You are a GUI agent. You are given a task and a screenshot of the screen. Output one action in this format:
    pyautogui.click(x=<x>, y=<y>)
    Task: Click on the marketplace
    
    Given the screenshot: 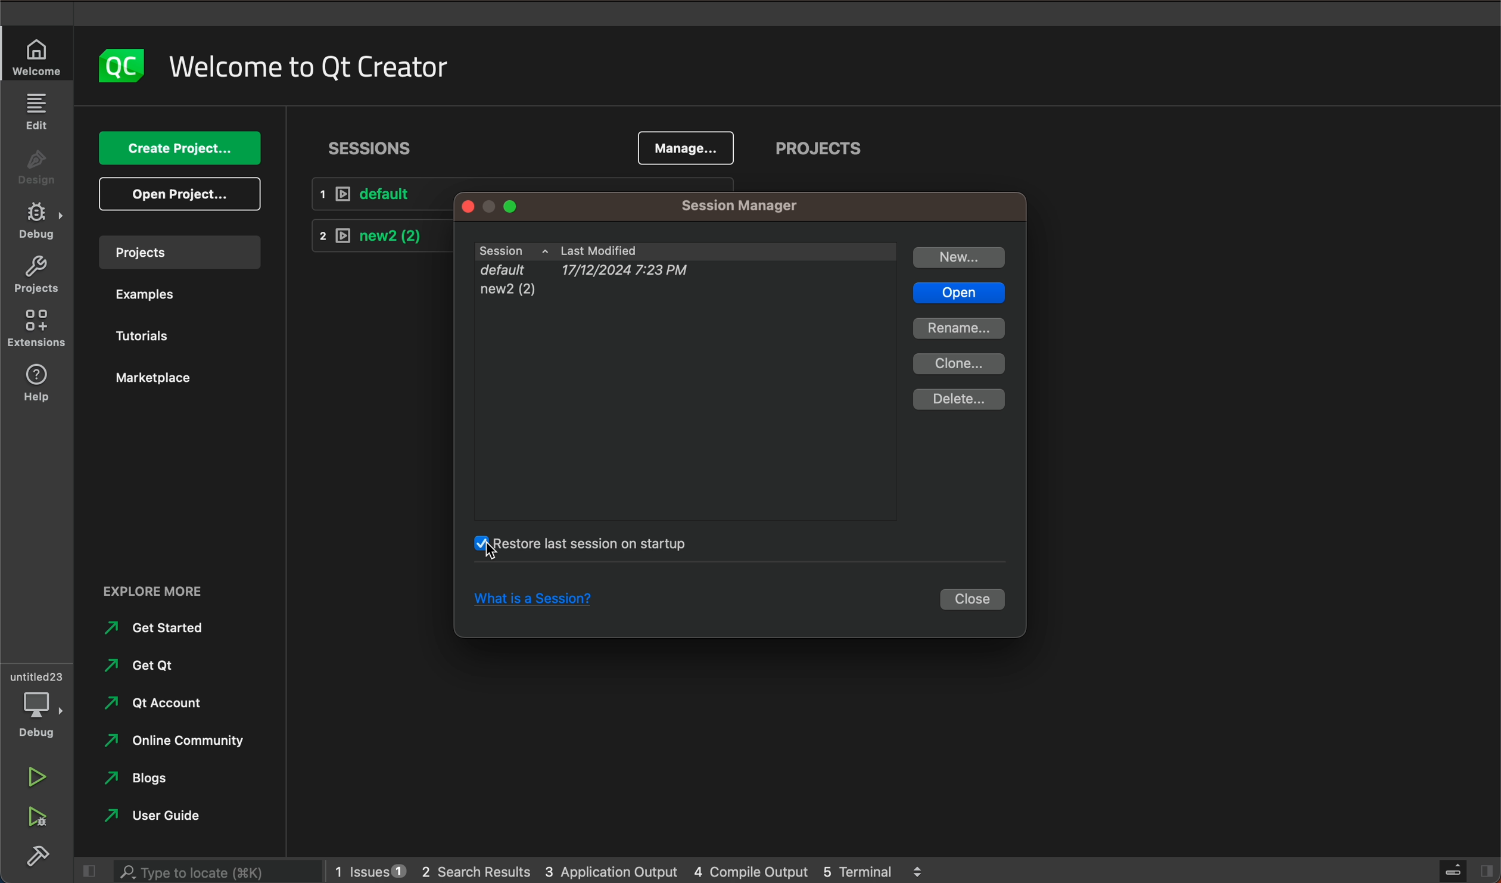 What is the action you would take?
    pyautogui.click(x=144, y=381)
    